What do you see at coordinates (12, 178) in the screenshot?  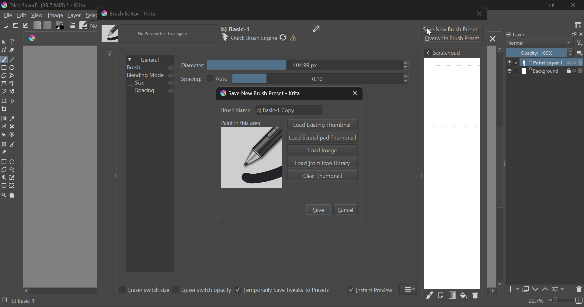 I see `Similar Color Selector` at bounding box center [12, 178].